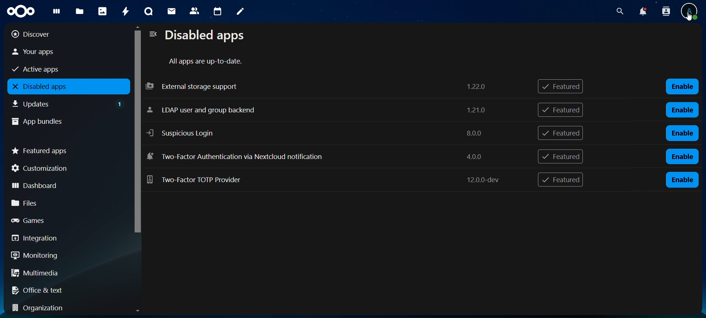 The image size is (706, 318). What do you see at coordinates (64, 203) in the screenshot?
I see `files` at bounding box center [64, 203].